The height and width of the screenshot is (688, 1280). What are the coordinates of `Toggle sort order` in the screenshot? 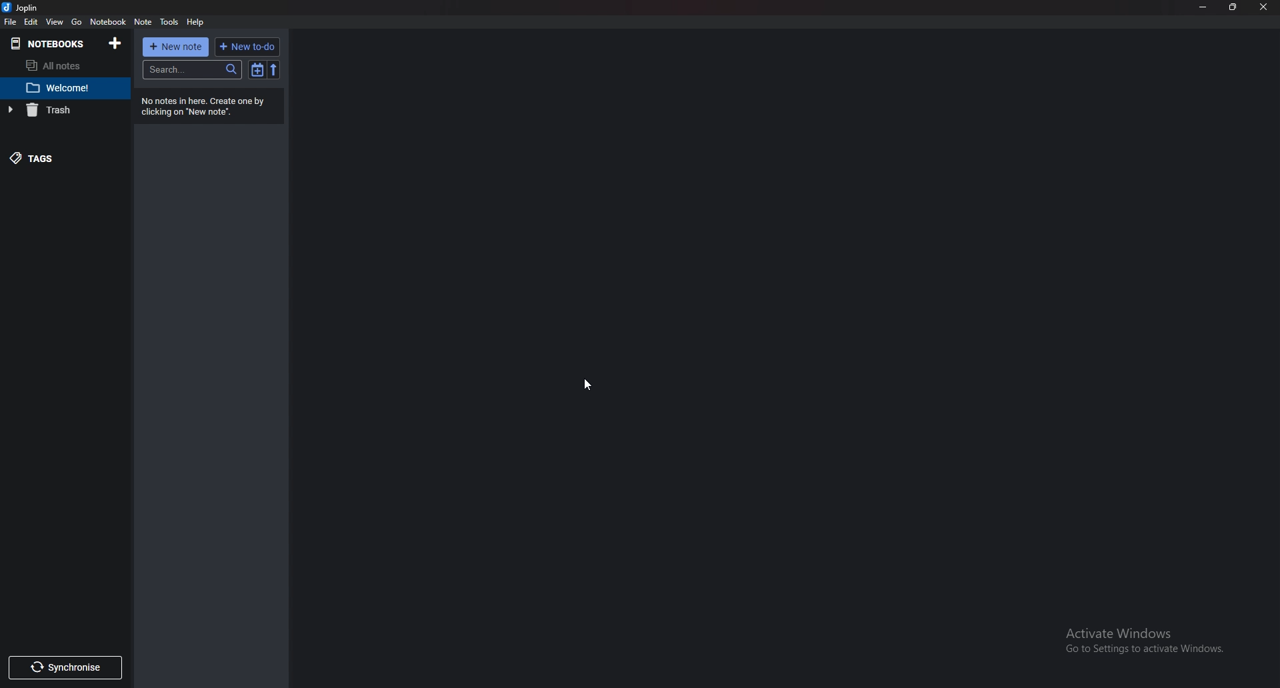 It's located at (257, 70).